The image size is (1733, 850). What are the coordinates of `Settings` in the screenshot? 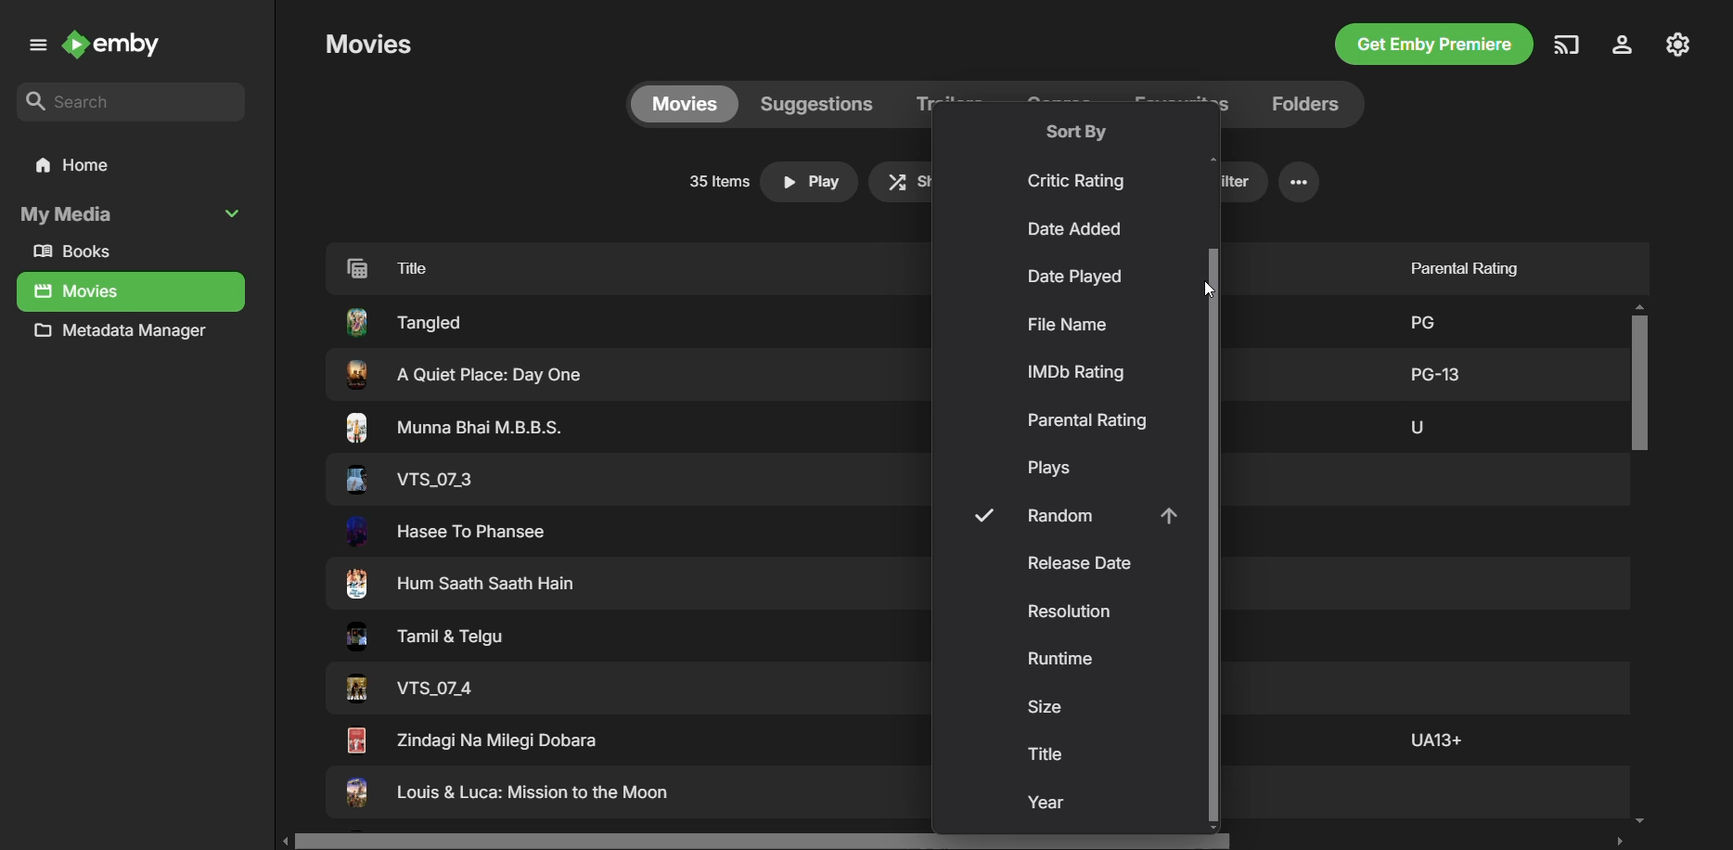 It's located at (1299, 182).